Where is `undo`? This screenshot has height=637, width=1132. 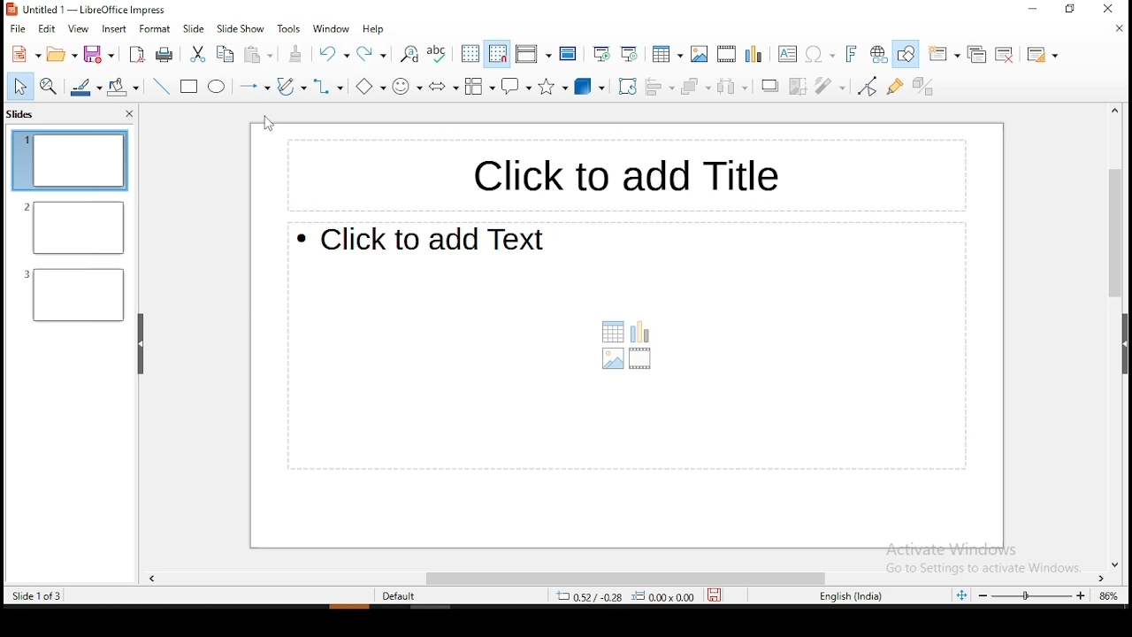 undo is located at coordinates (334, 56).